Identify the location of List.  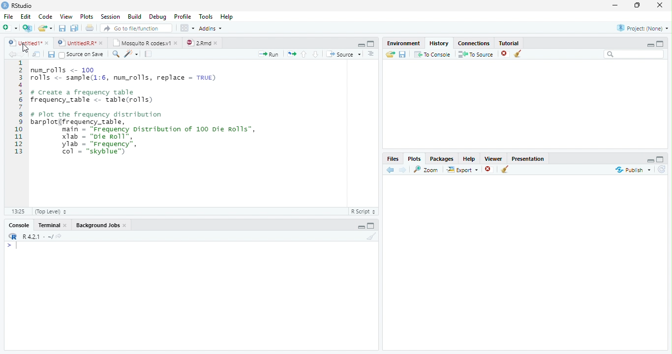
(372, 55).